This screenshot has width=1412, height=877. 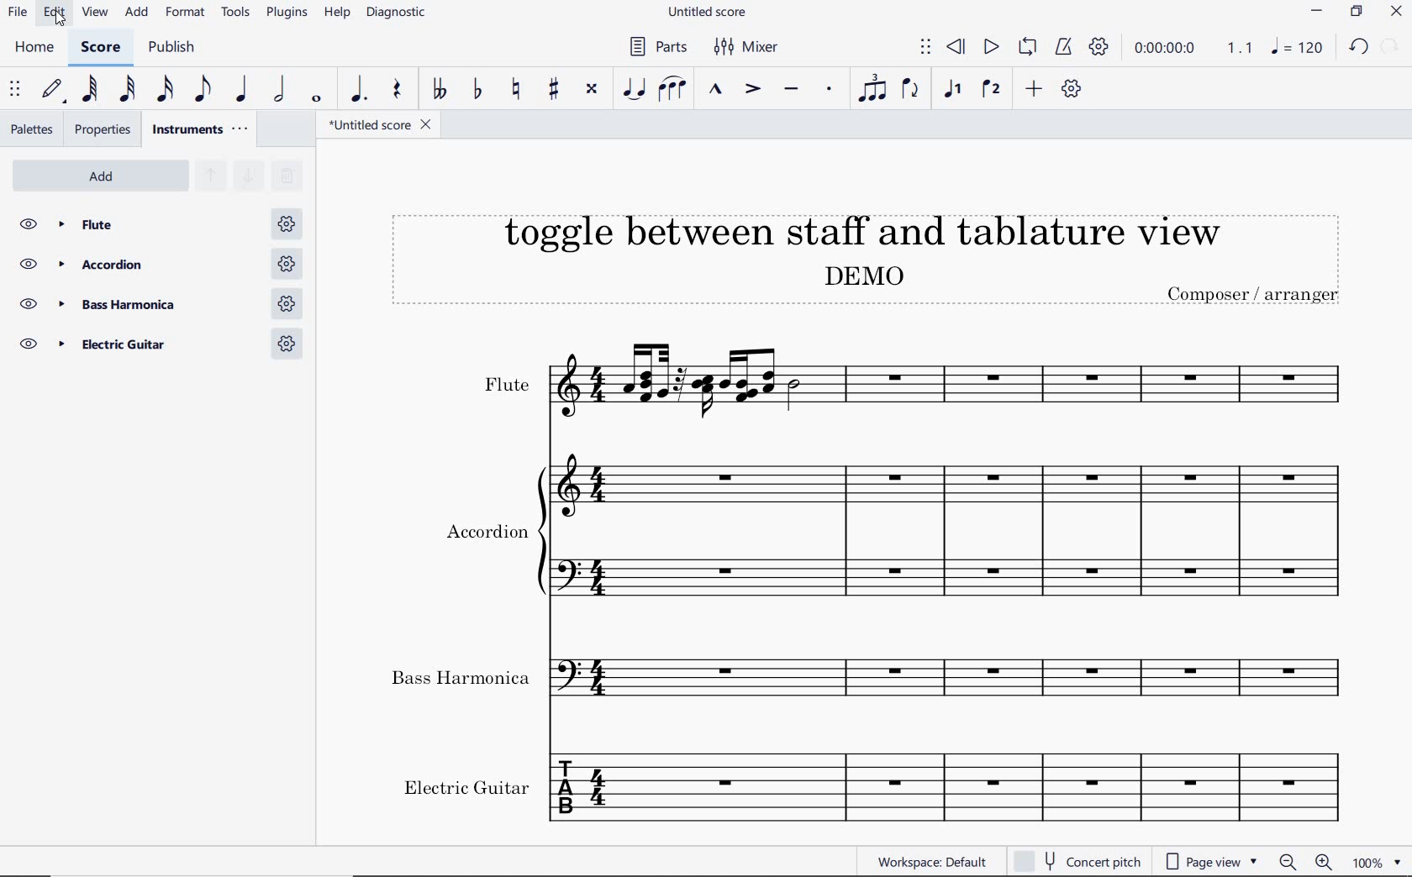 What do you see at coordinates (1305, 862) in the screenshot?
I see `zoom out or zoom in` at bounding box center [1305, 862].